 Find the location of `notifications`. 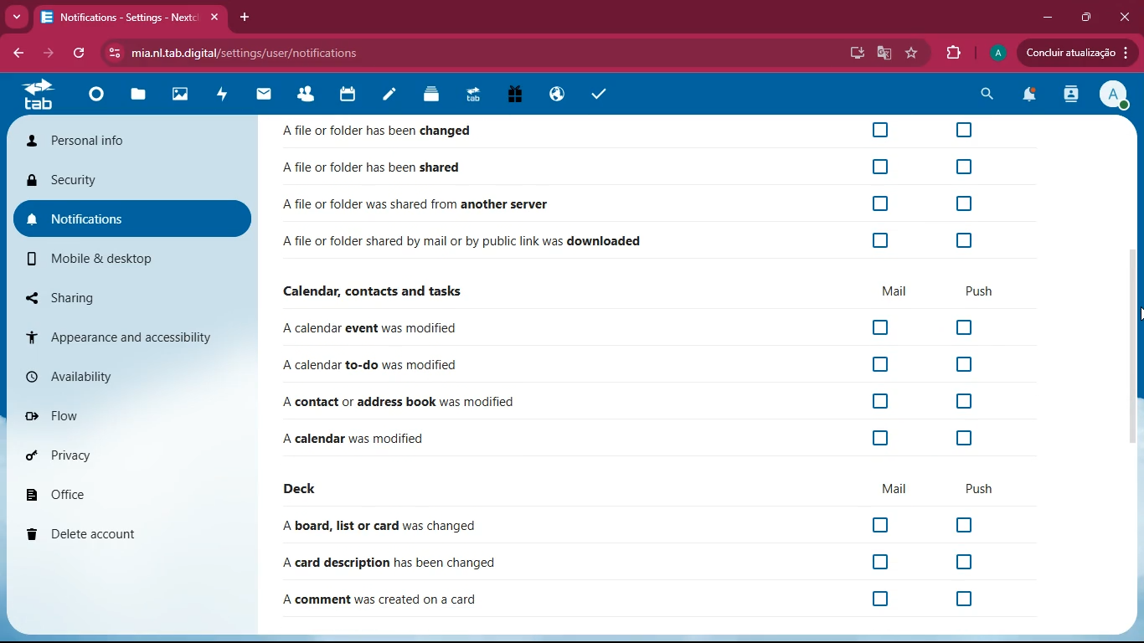

notifications is located at coordinates (125, 221).